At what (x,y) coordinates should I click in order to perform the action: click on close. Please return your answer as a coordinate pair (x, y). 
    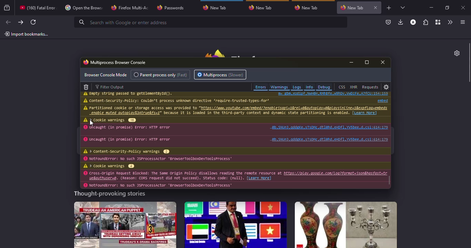
    Looking at the image, I should click on (384, 62).